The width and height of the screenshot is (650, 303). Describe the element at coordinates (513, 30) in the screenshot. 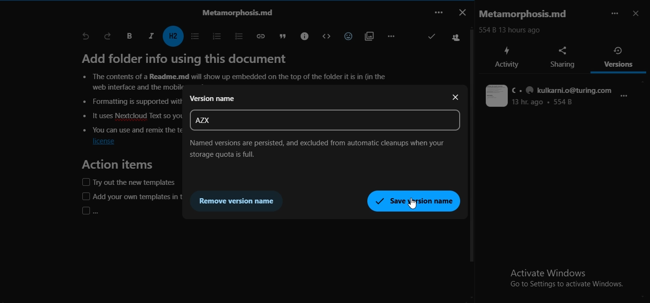

I see `554 B 13 hours ago` at that location.